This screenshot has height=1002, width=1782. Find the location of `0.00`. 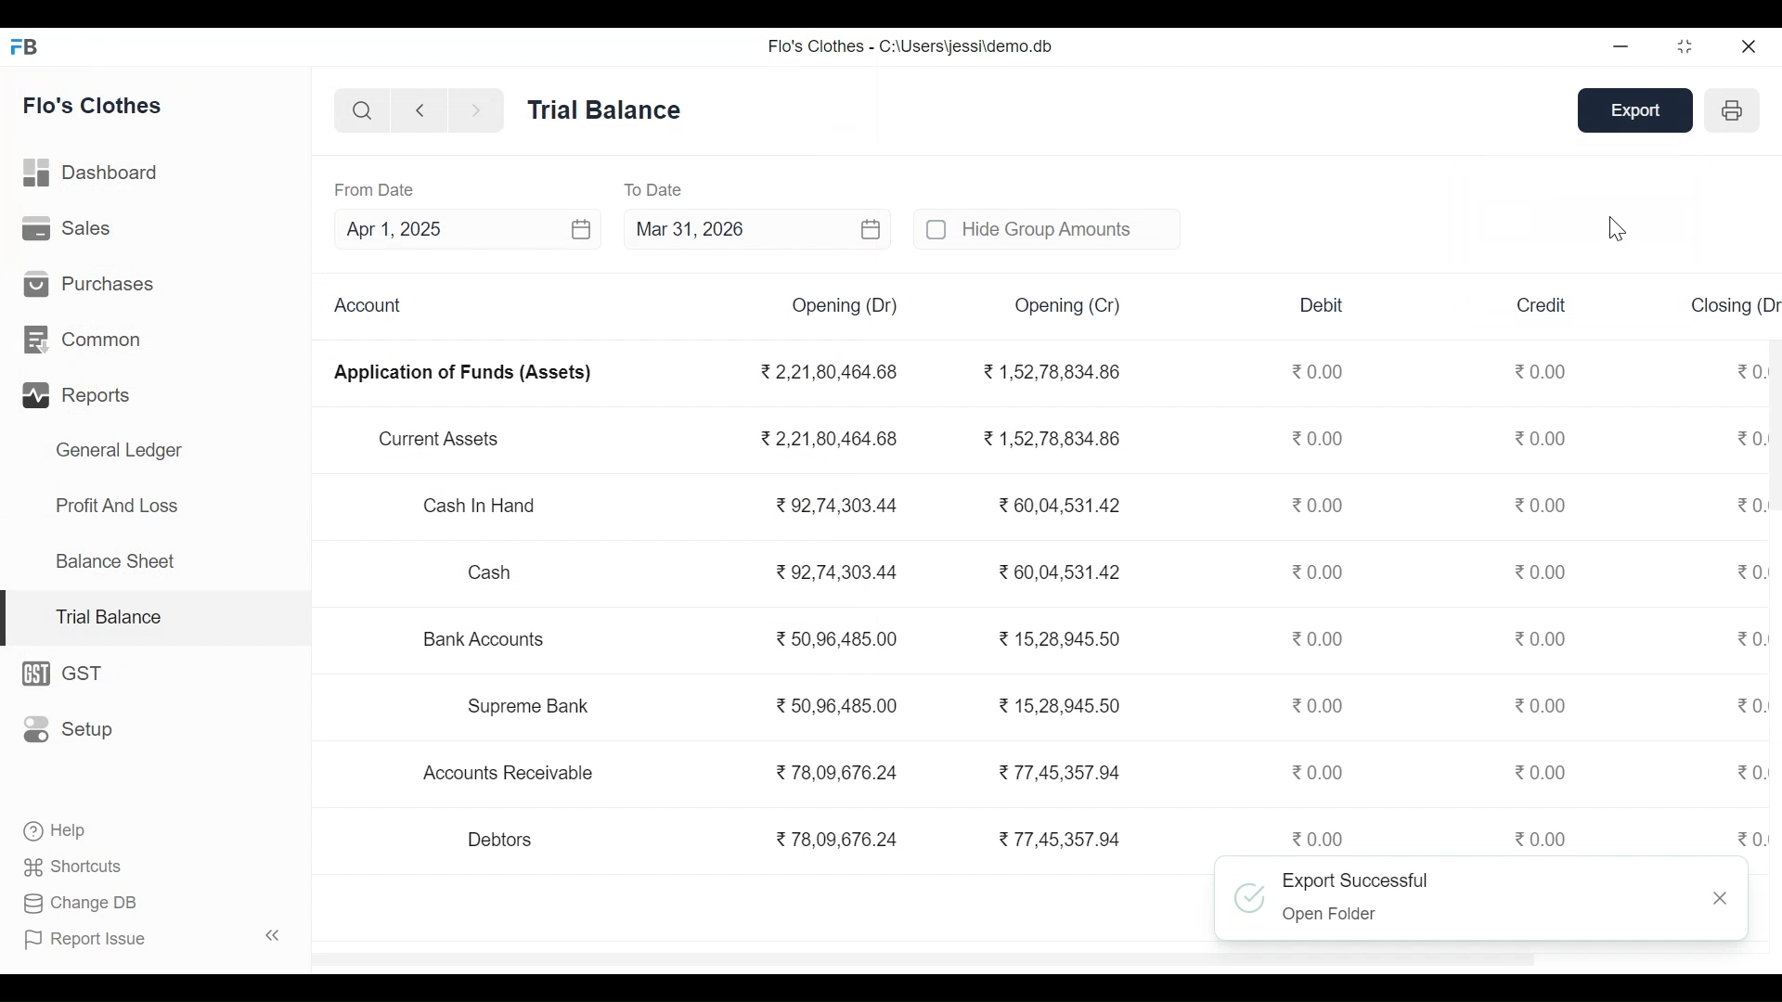

0.00 is located at coordinates (1543, 571).